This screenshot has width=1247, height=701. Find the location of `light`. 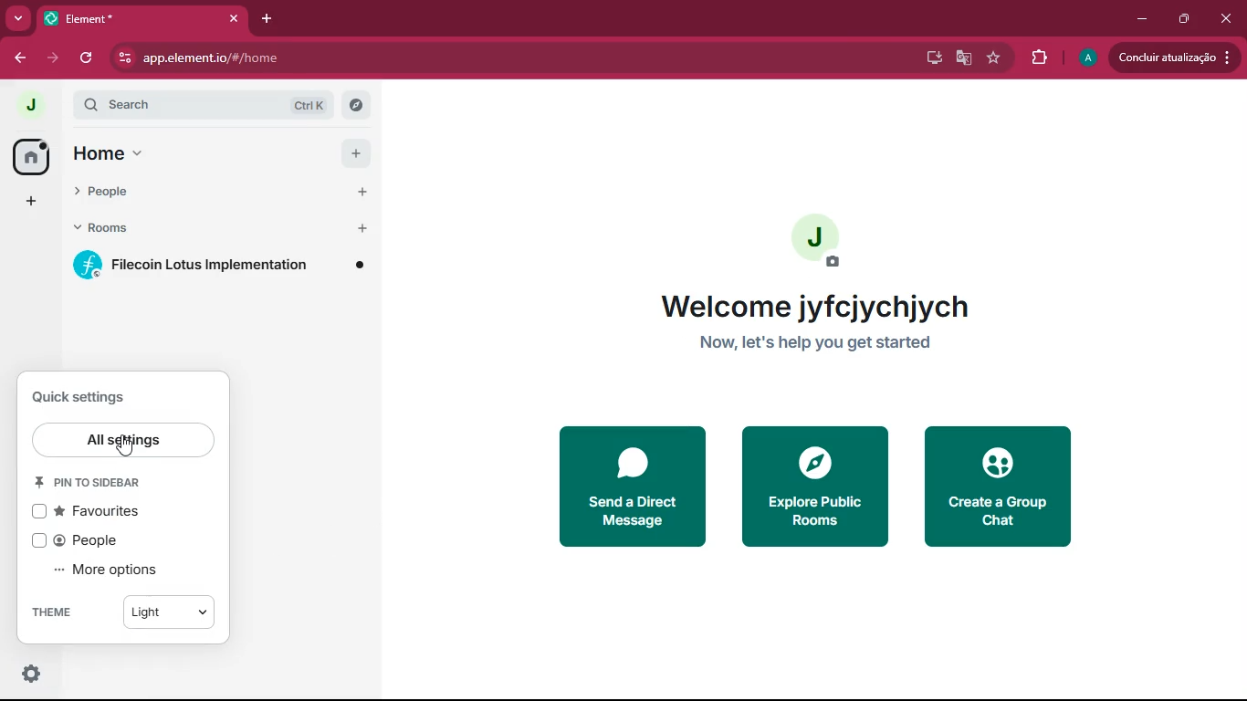

light is located at coordinates (172, 614).